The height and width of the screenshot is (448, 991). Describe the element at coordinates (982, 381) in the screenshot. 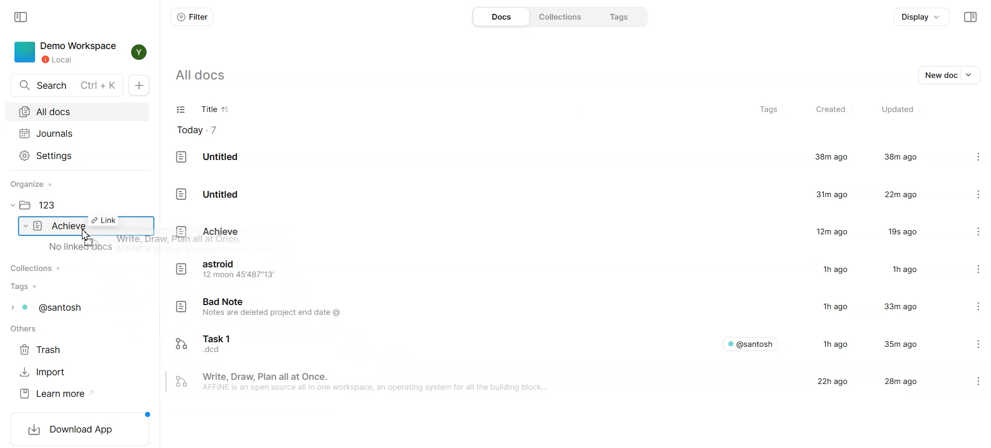

I see `Settings` at that location.